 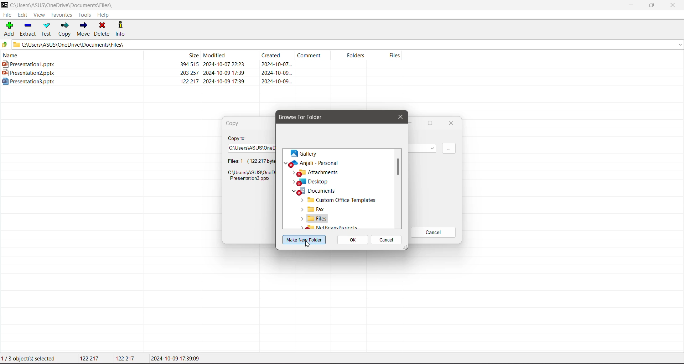 What do you see at coordinates (147, 73) in the screenshot?
I see `Presetation2` at bounding box center [147, 73].